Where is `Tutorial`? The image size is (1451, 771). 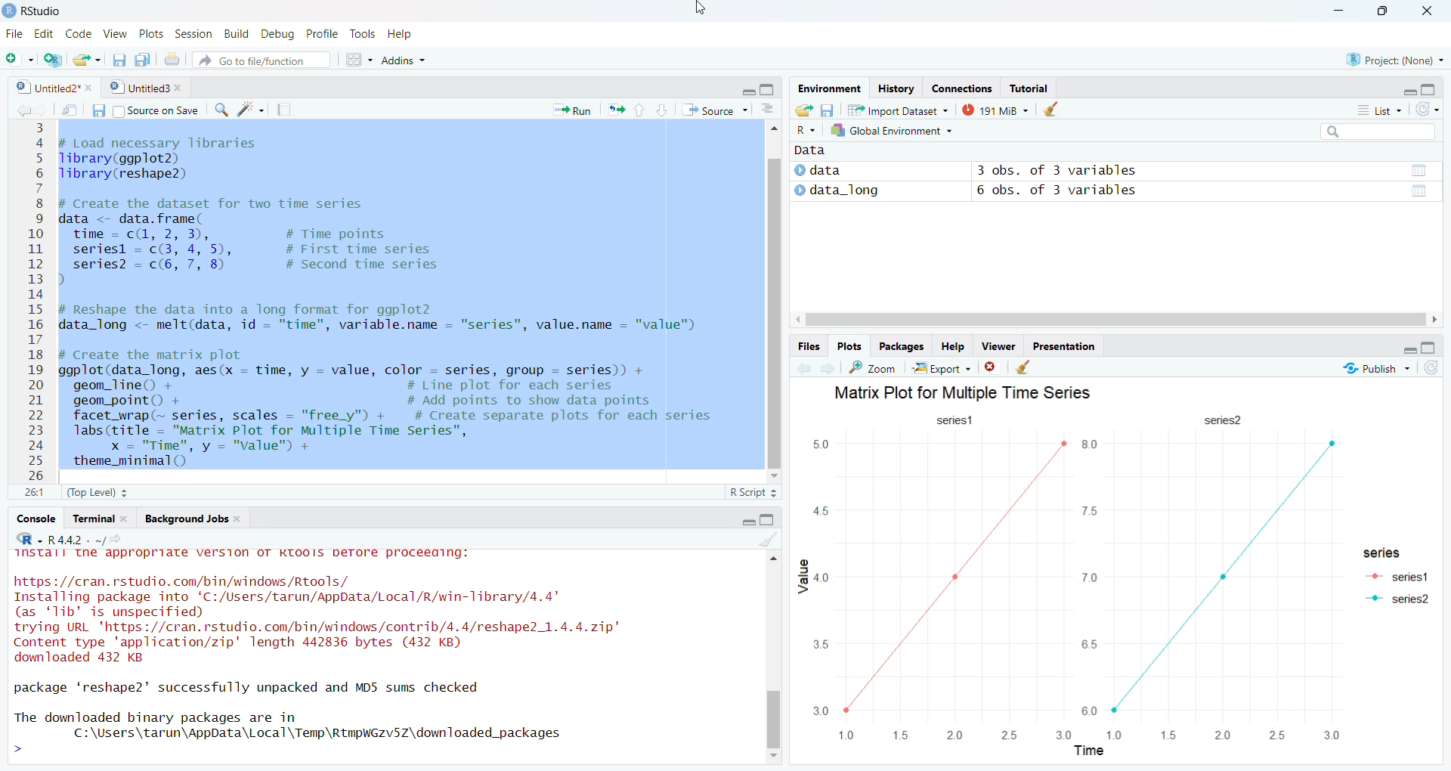 Tutorial is located at coordinates (1029, 88).